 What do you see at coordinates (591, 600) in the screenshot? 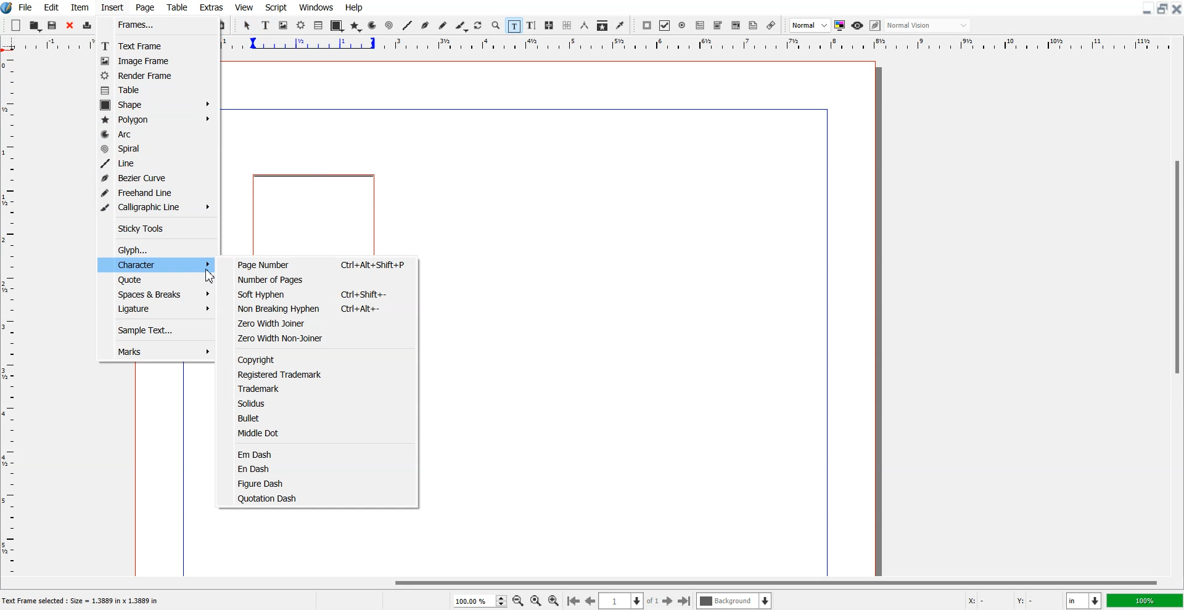
I see `Go to previous Page` at bounding box center [591, 600].